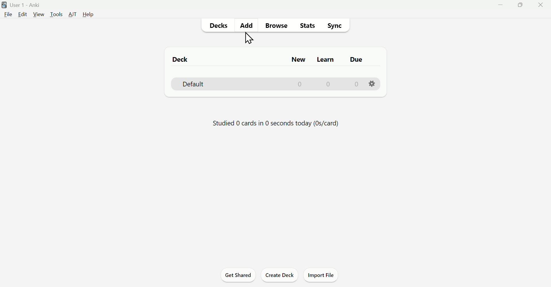 The height and width of the screenshot is (287, 551). Describe the element at coordinates (247, 25) in the screenshot. I see `Add` at that location.